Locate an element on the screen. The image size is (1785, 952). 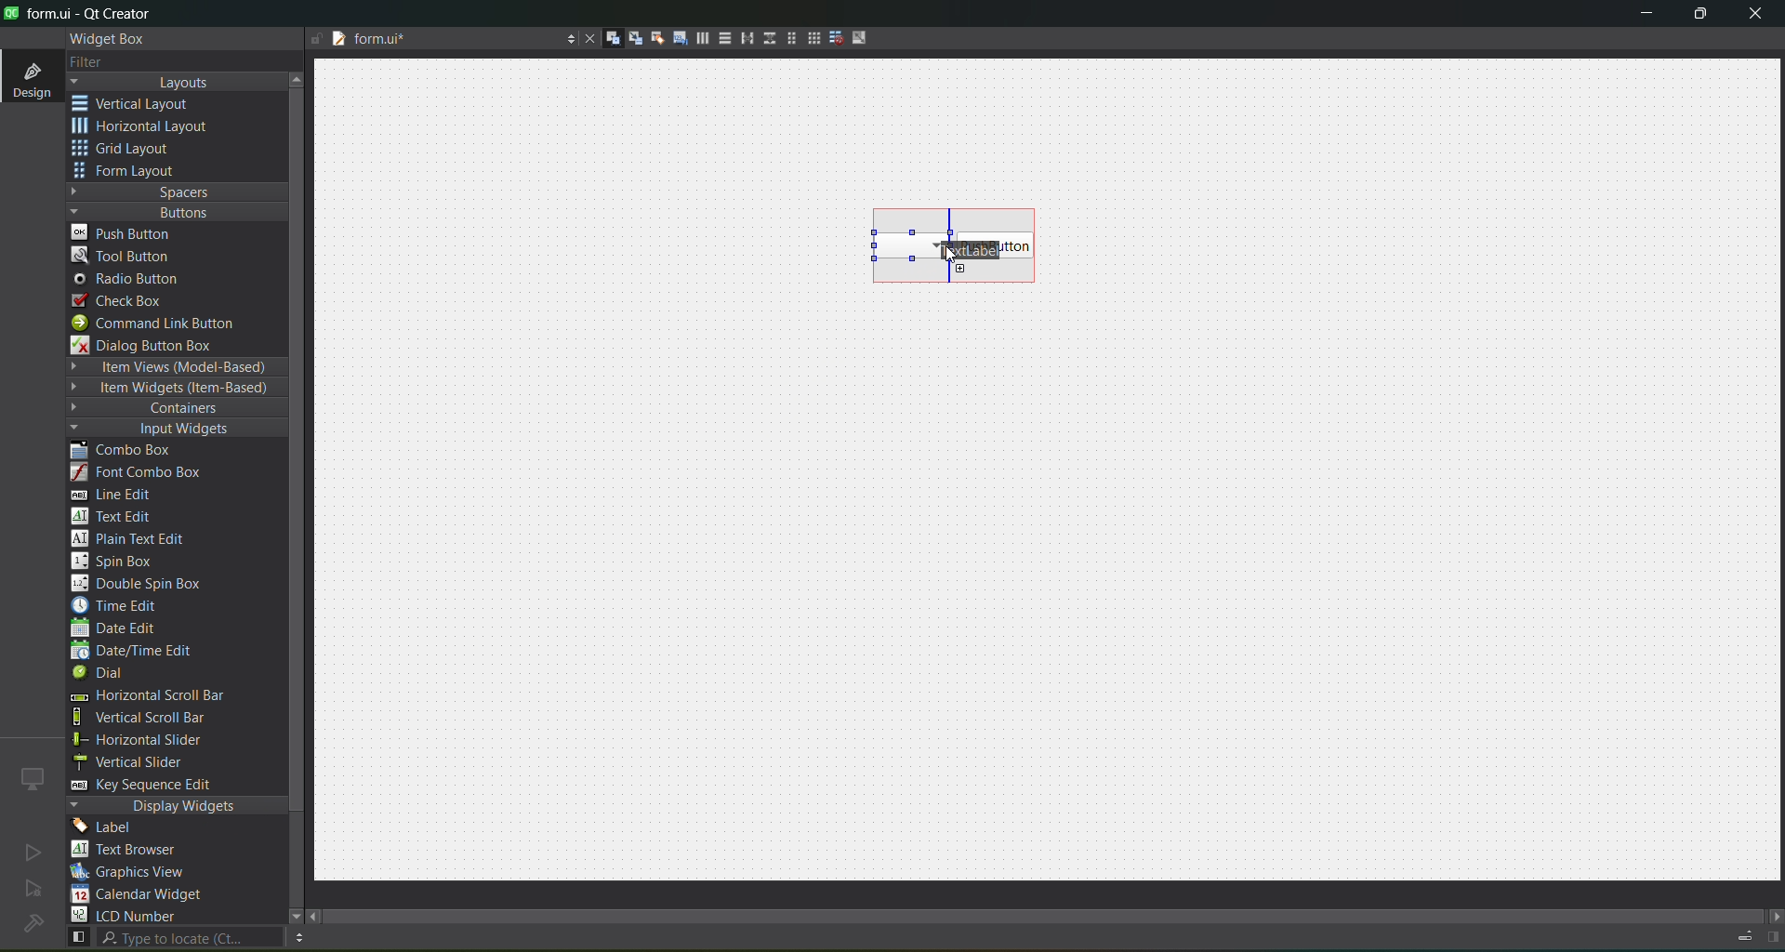
cursor is located at coordinates (947, 257).